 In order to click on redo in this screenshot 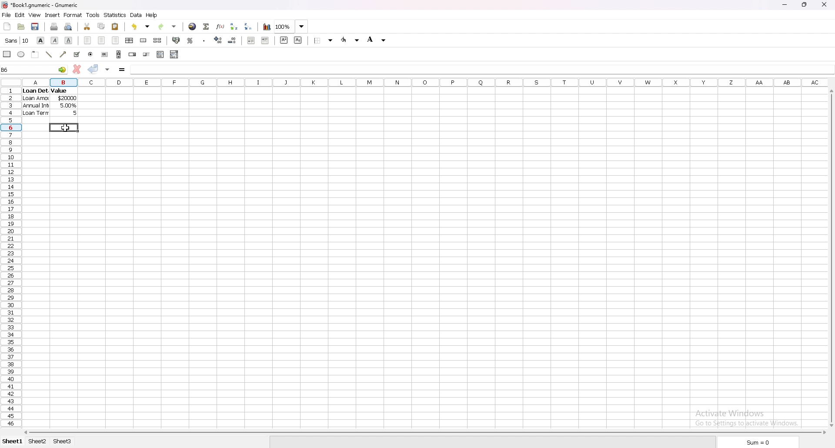, I will do `click(168, 27)`.